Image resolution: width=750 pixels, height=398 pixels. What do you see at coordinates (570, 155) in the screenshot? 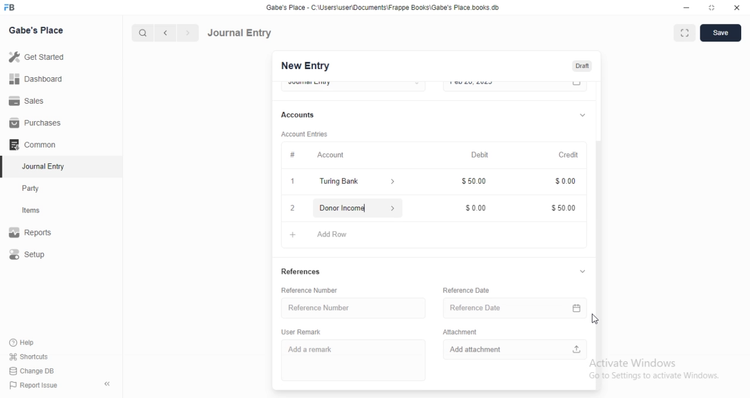
I see `Credit` at bounding box center [570, 155].